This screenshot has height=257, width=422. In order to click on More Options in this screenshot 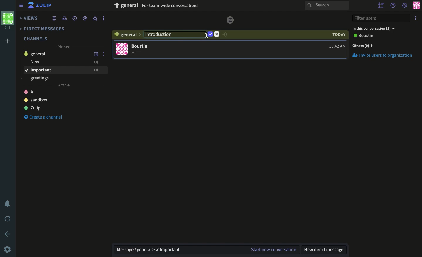, I will do `click(105, 19)`.